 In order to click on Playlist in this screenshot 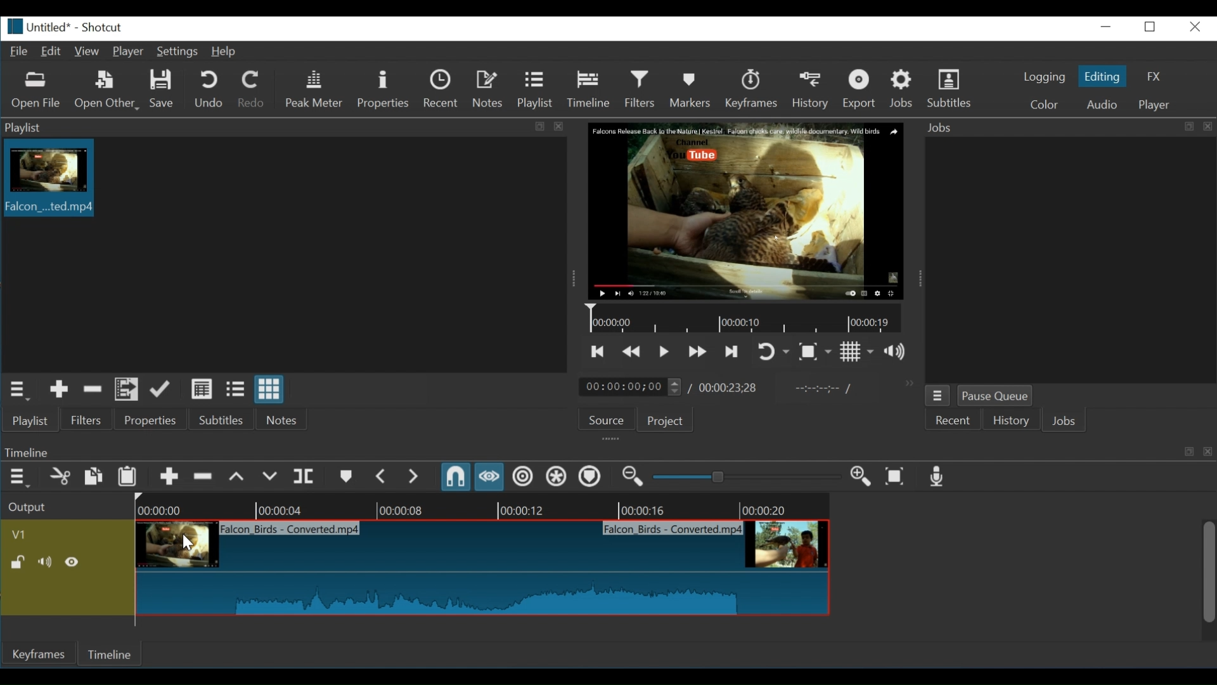, I will do `click(534, 89)`.